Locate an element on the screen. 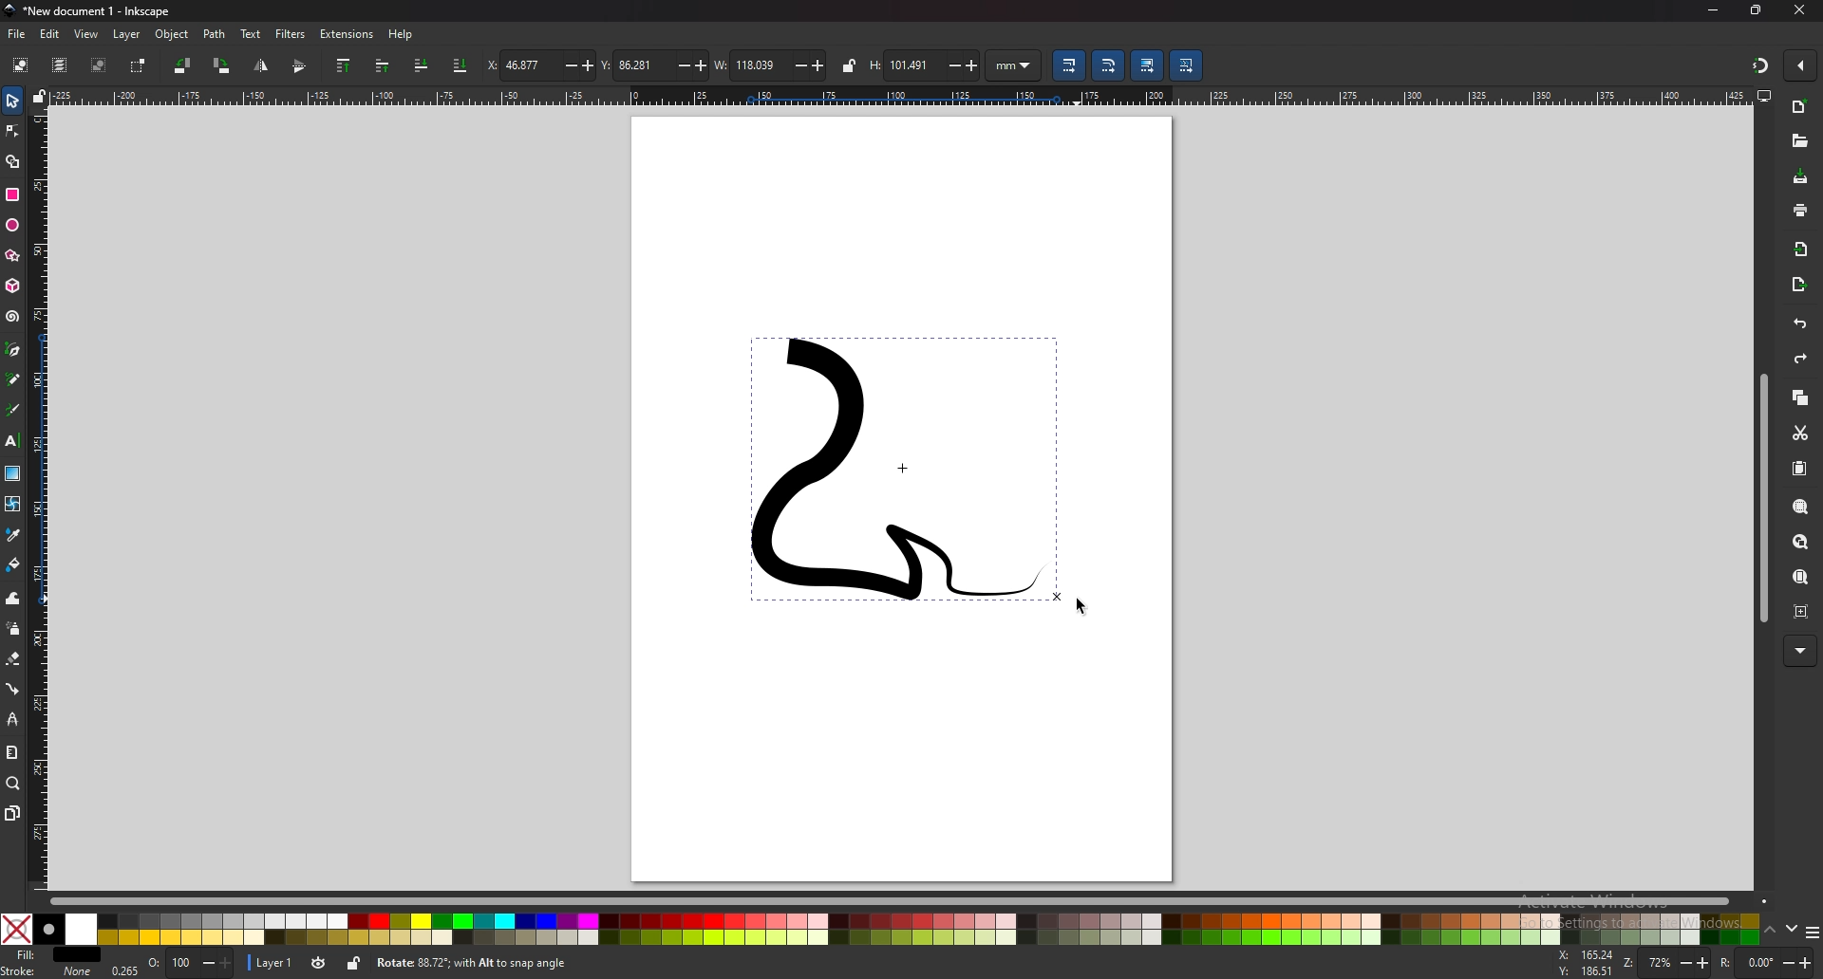 The height and width of the screenshot is (979, 1823). info is located at coordinates (655, 963).